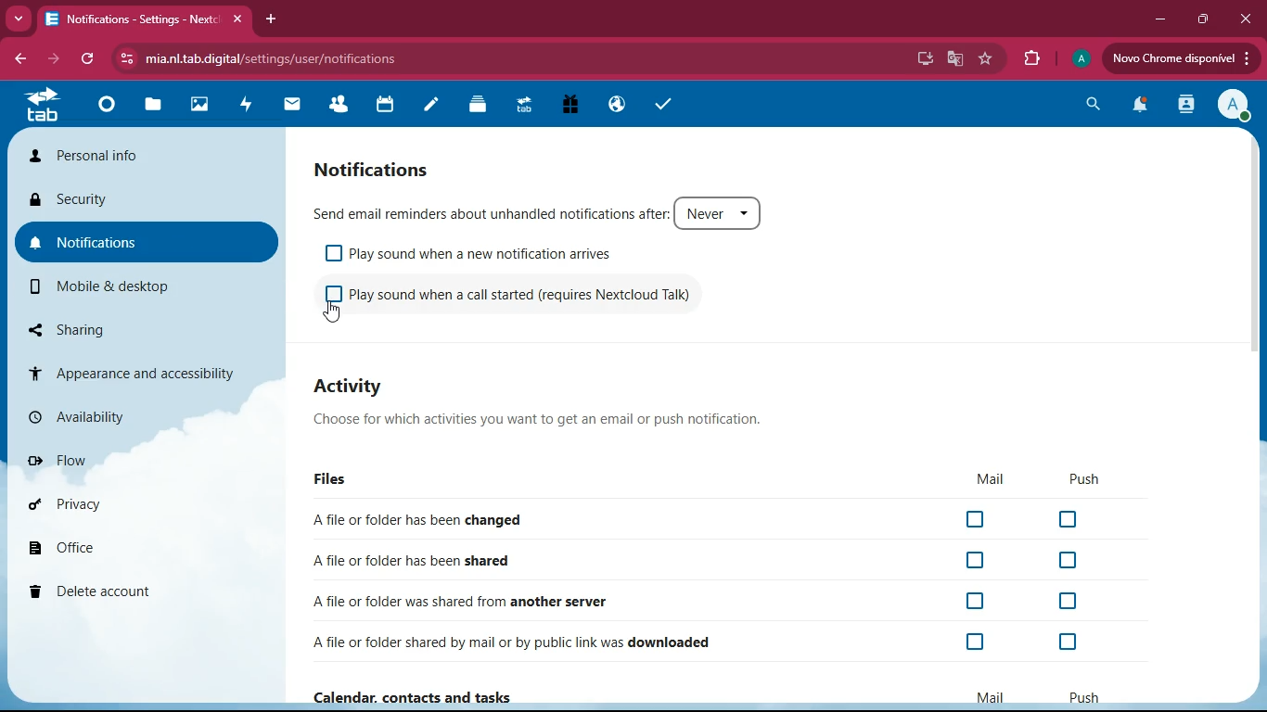 The width and height of the screenshot is (1267, 712). Describe the element at coordinates (1232, 107) in the screenshot. I see `profile` at that location.